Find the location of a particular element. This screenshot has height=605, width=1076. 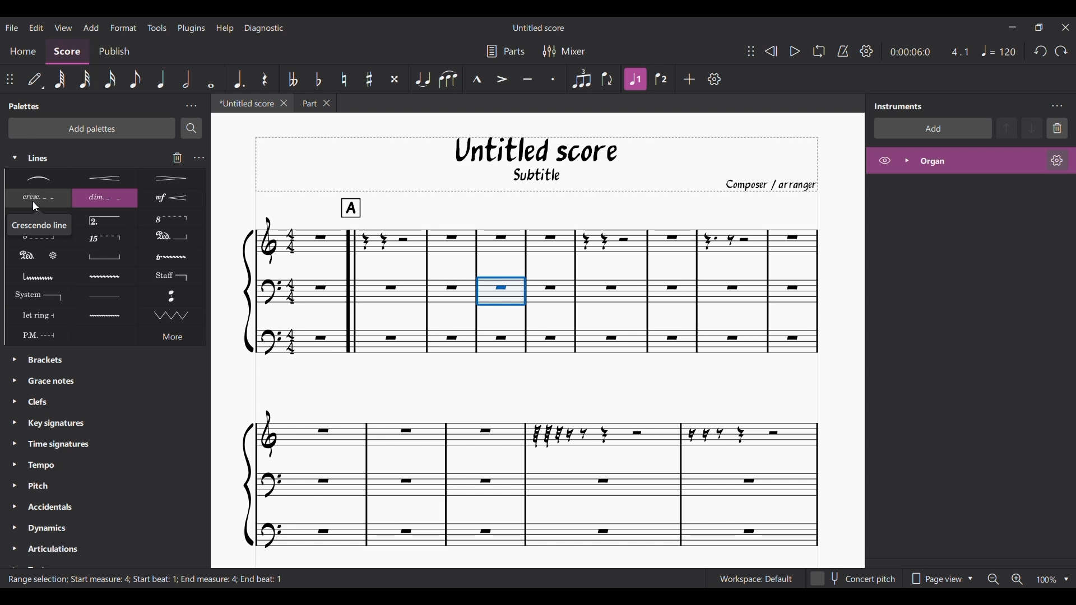

Parts settings is located at coordinates (505, 50).